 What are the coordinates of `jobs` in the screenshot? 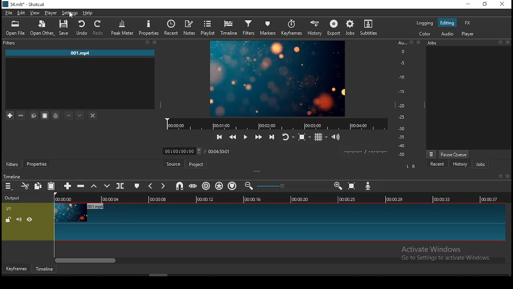 It's located at (481, 165).